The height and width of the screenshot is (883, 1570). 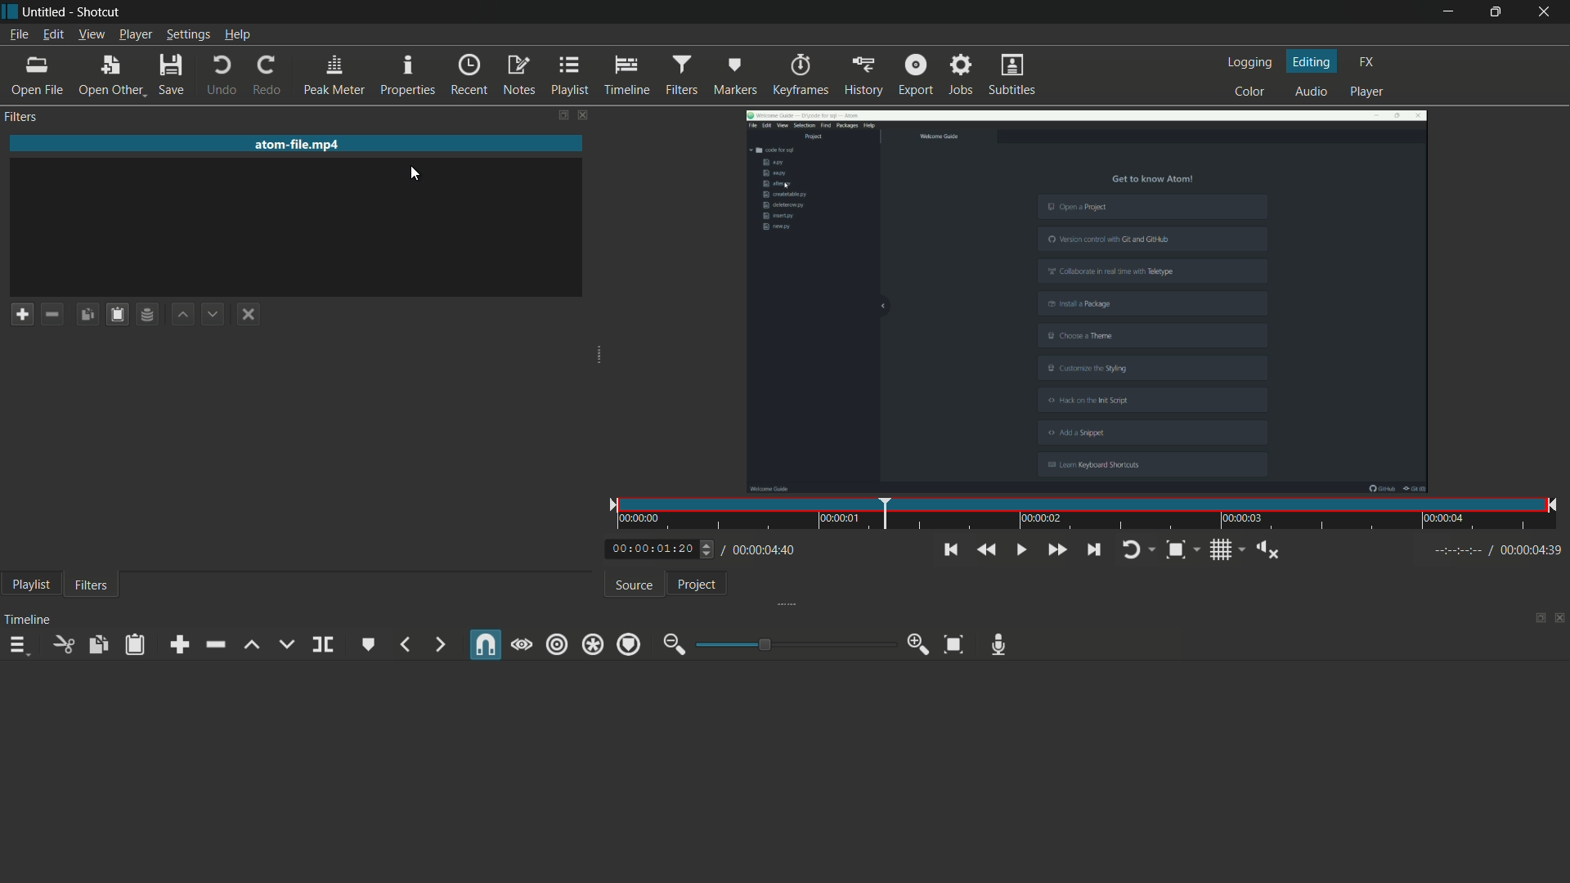 What do you see at coordinates (406, 74) in the screenshot?
I see `properties` at bounding box center [406, 74].